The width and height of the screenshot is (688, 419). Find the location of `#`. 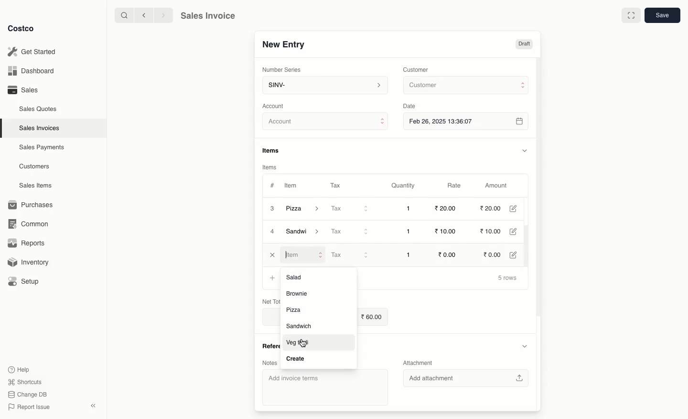

# is located at coordinates (272, 185).